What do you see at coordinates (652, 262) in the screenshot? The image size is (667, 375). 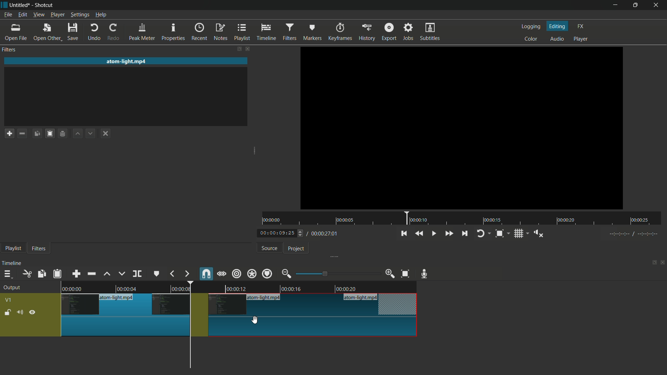 I see `change layout` at bounding box center [652, 262].